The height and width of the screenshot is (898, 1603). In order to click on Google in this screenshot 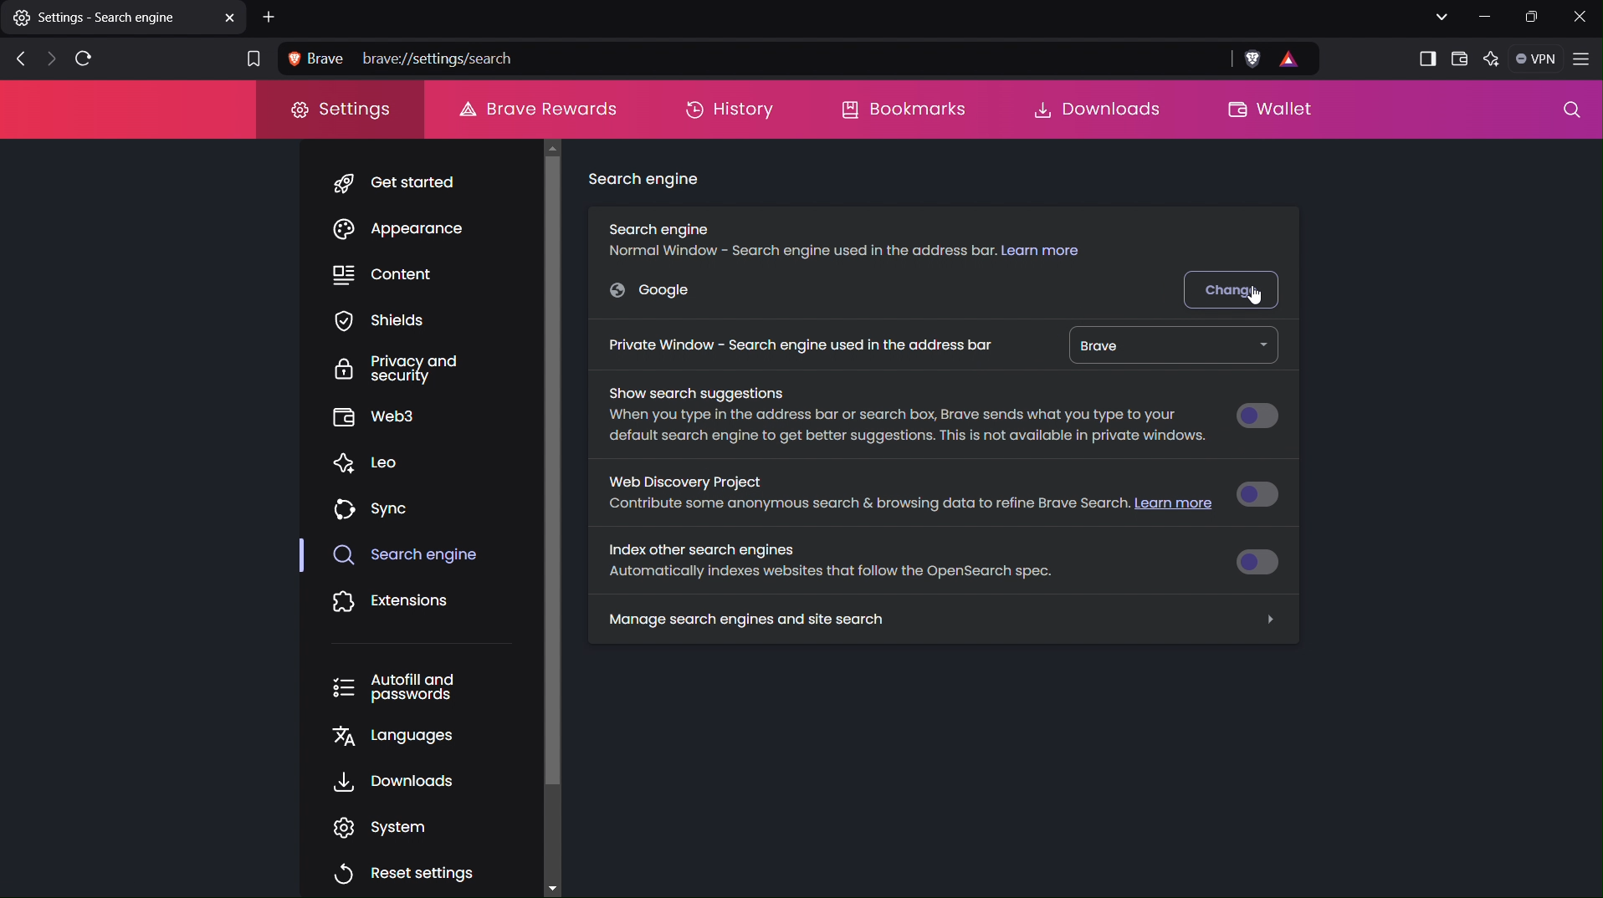, I will do `click(656, 291)`.